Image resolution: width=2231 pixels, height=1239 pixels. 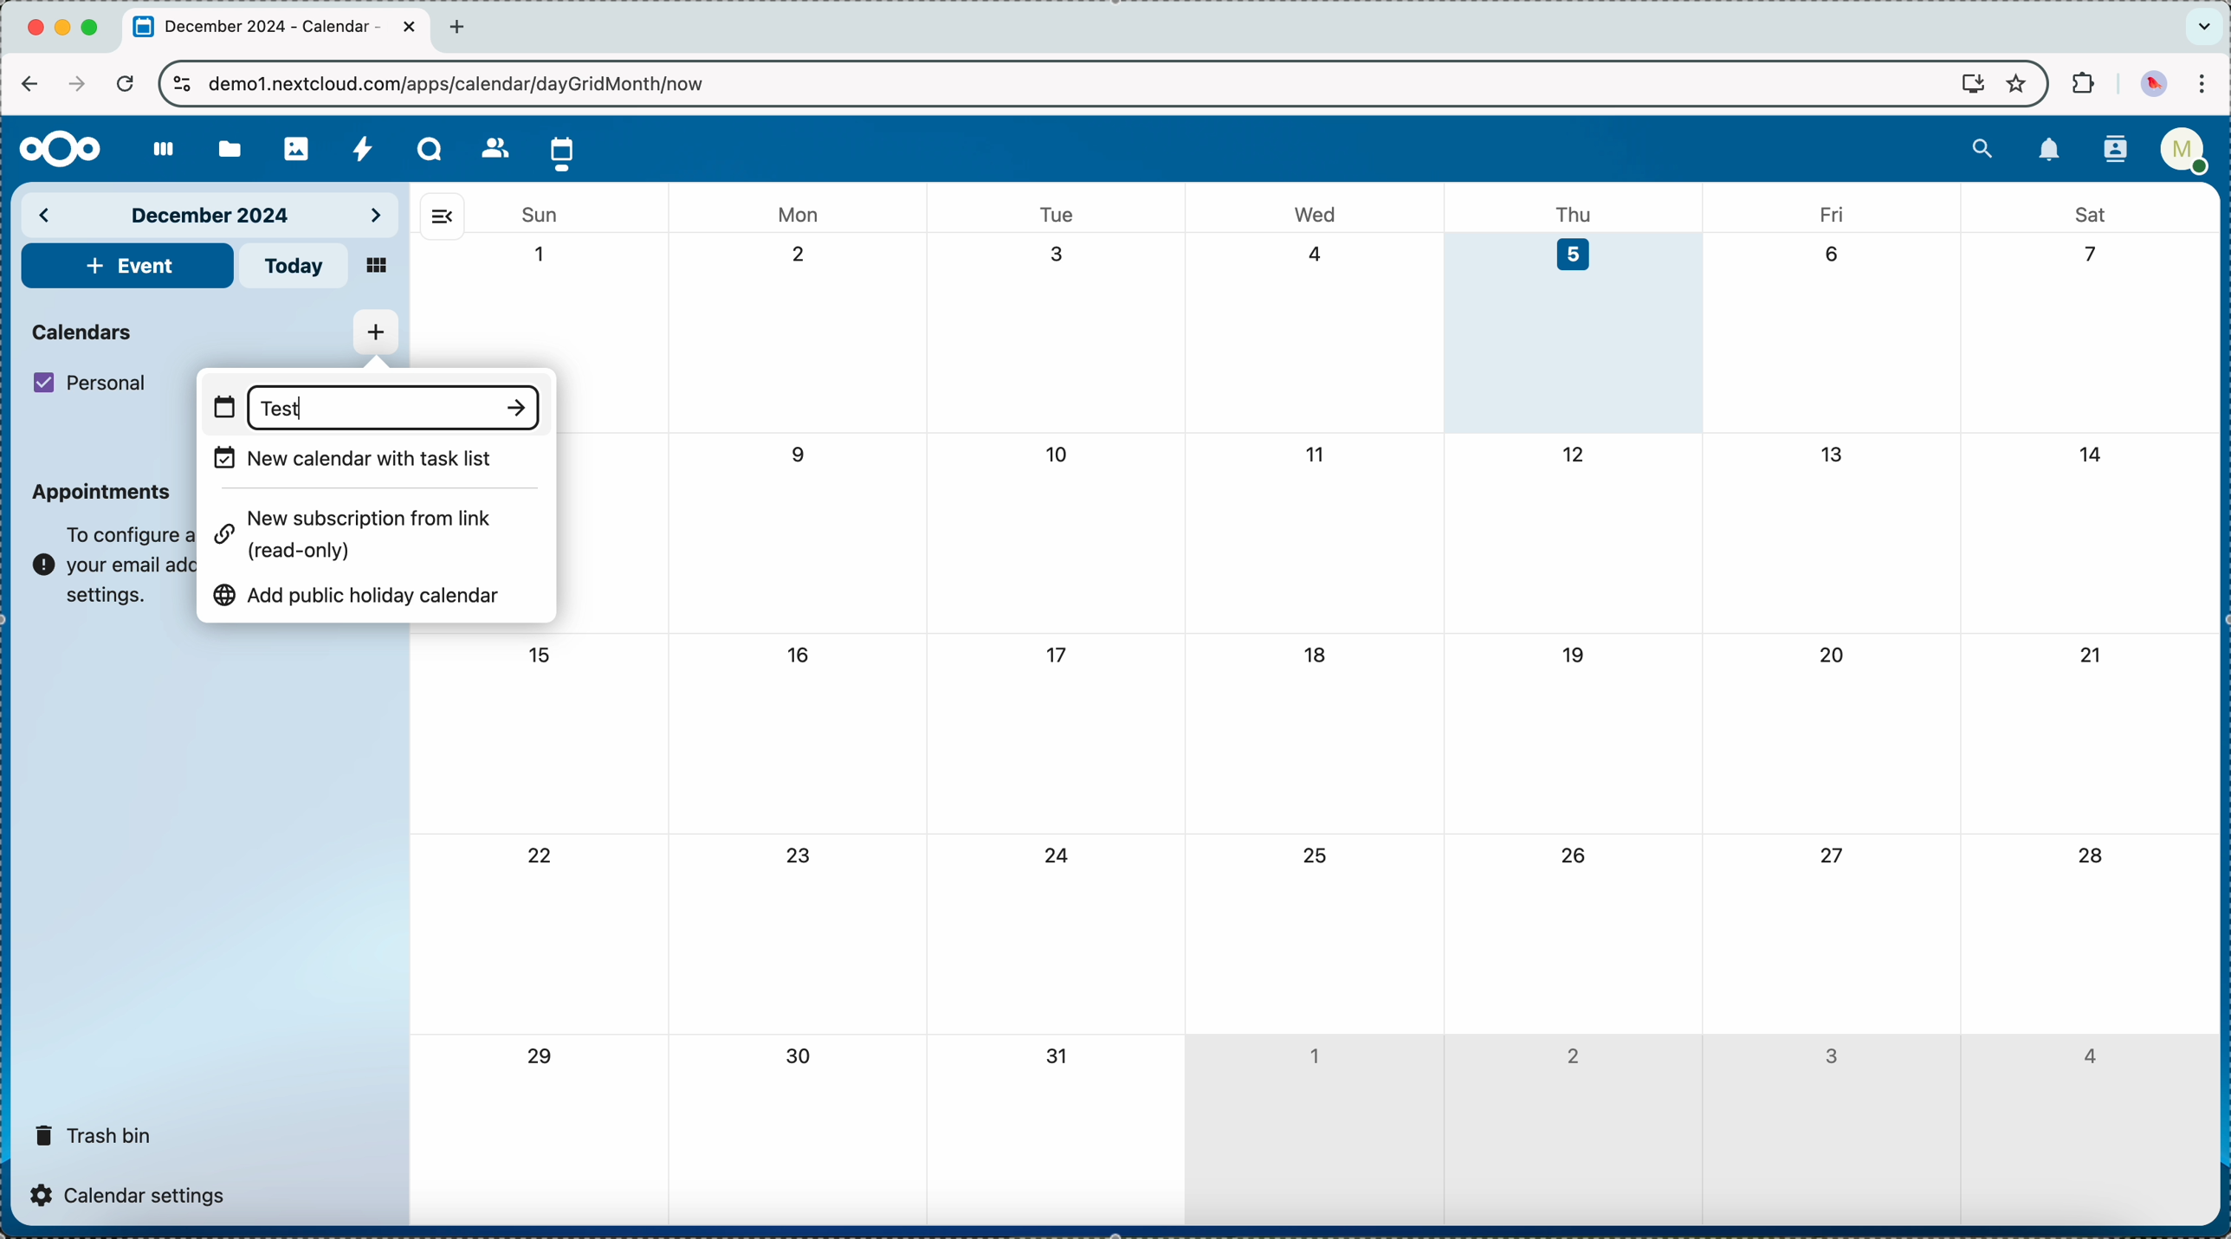 I want to click on 23, so click(x=803, y=855).